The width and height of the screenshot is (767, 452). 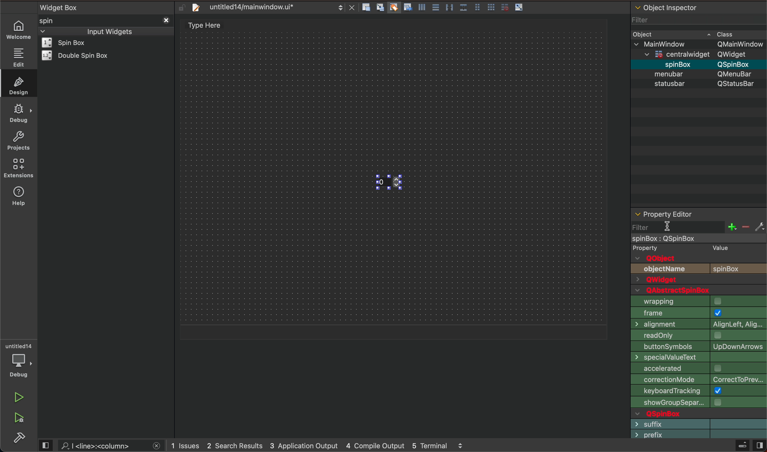 What do you see at coordinates (697, 300) in the screenshot?
I see `icon size` at bounding box center [697, 300].